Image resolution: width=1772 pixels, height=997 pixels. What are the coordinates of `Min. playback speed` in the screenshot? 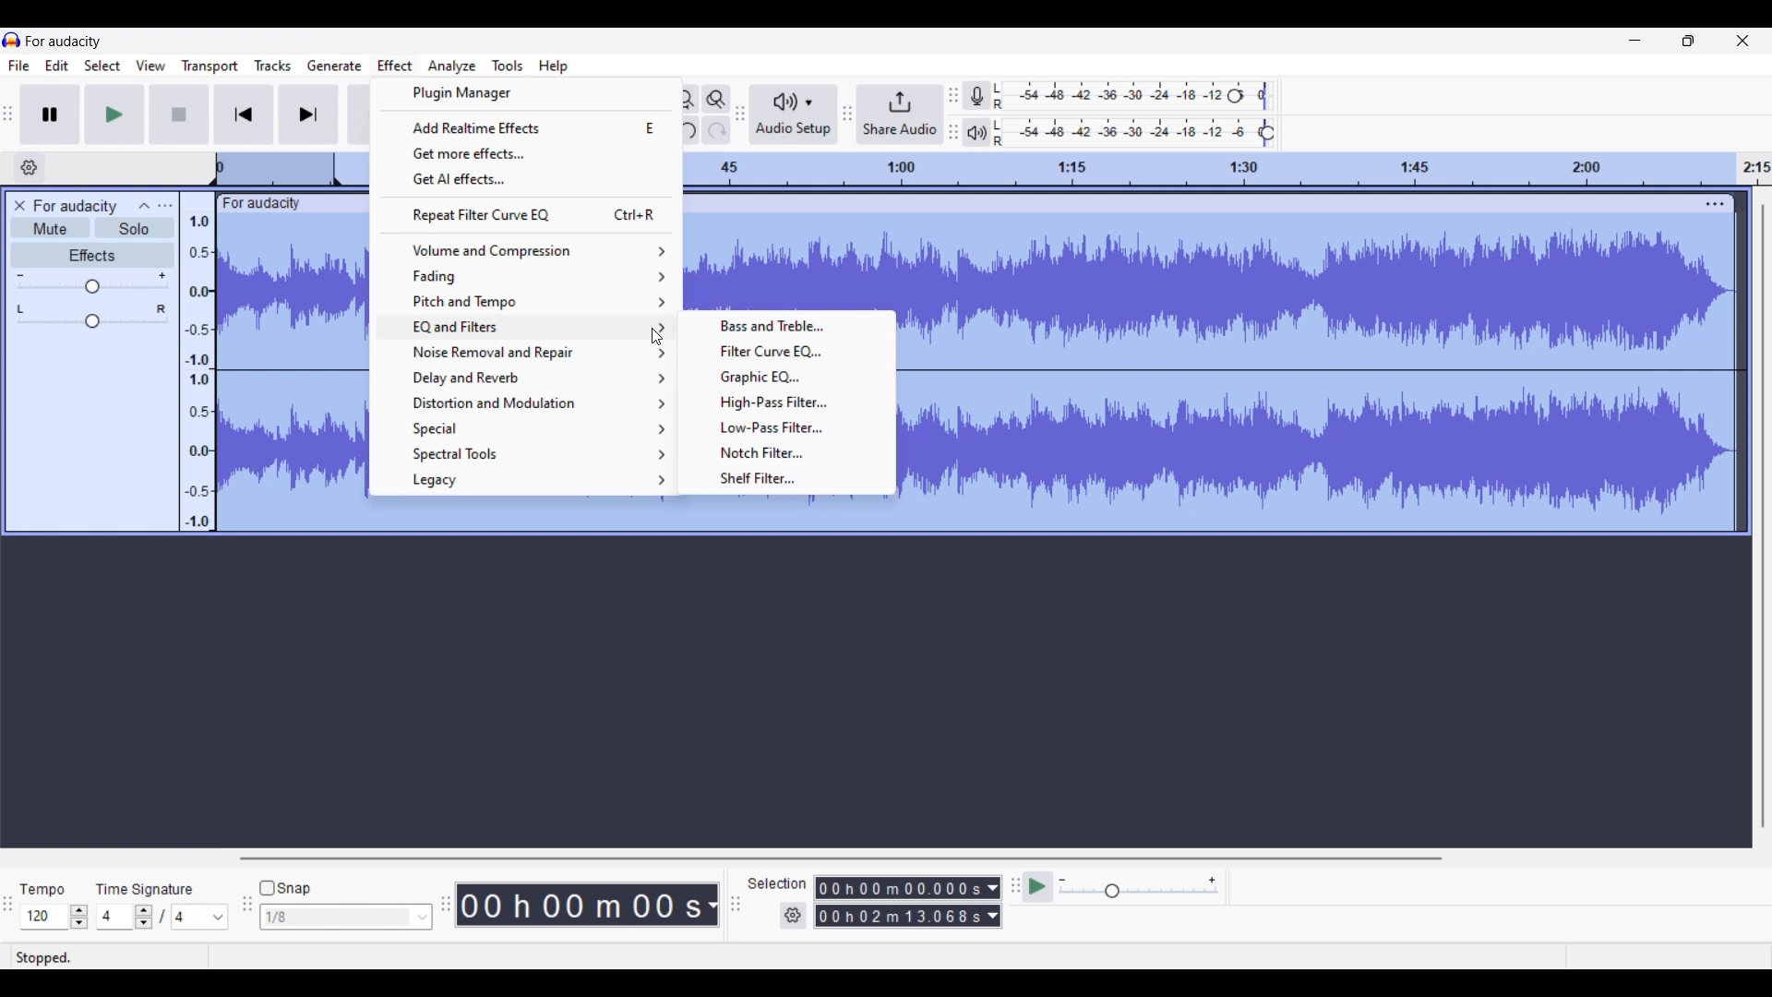 It's located at (1063, 880).